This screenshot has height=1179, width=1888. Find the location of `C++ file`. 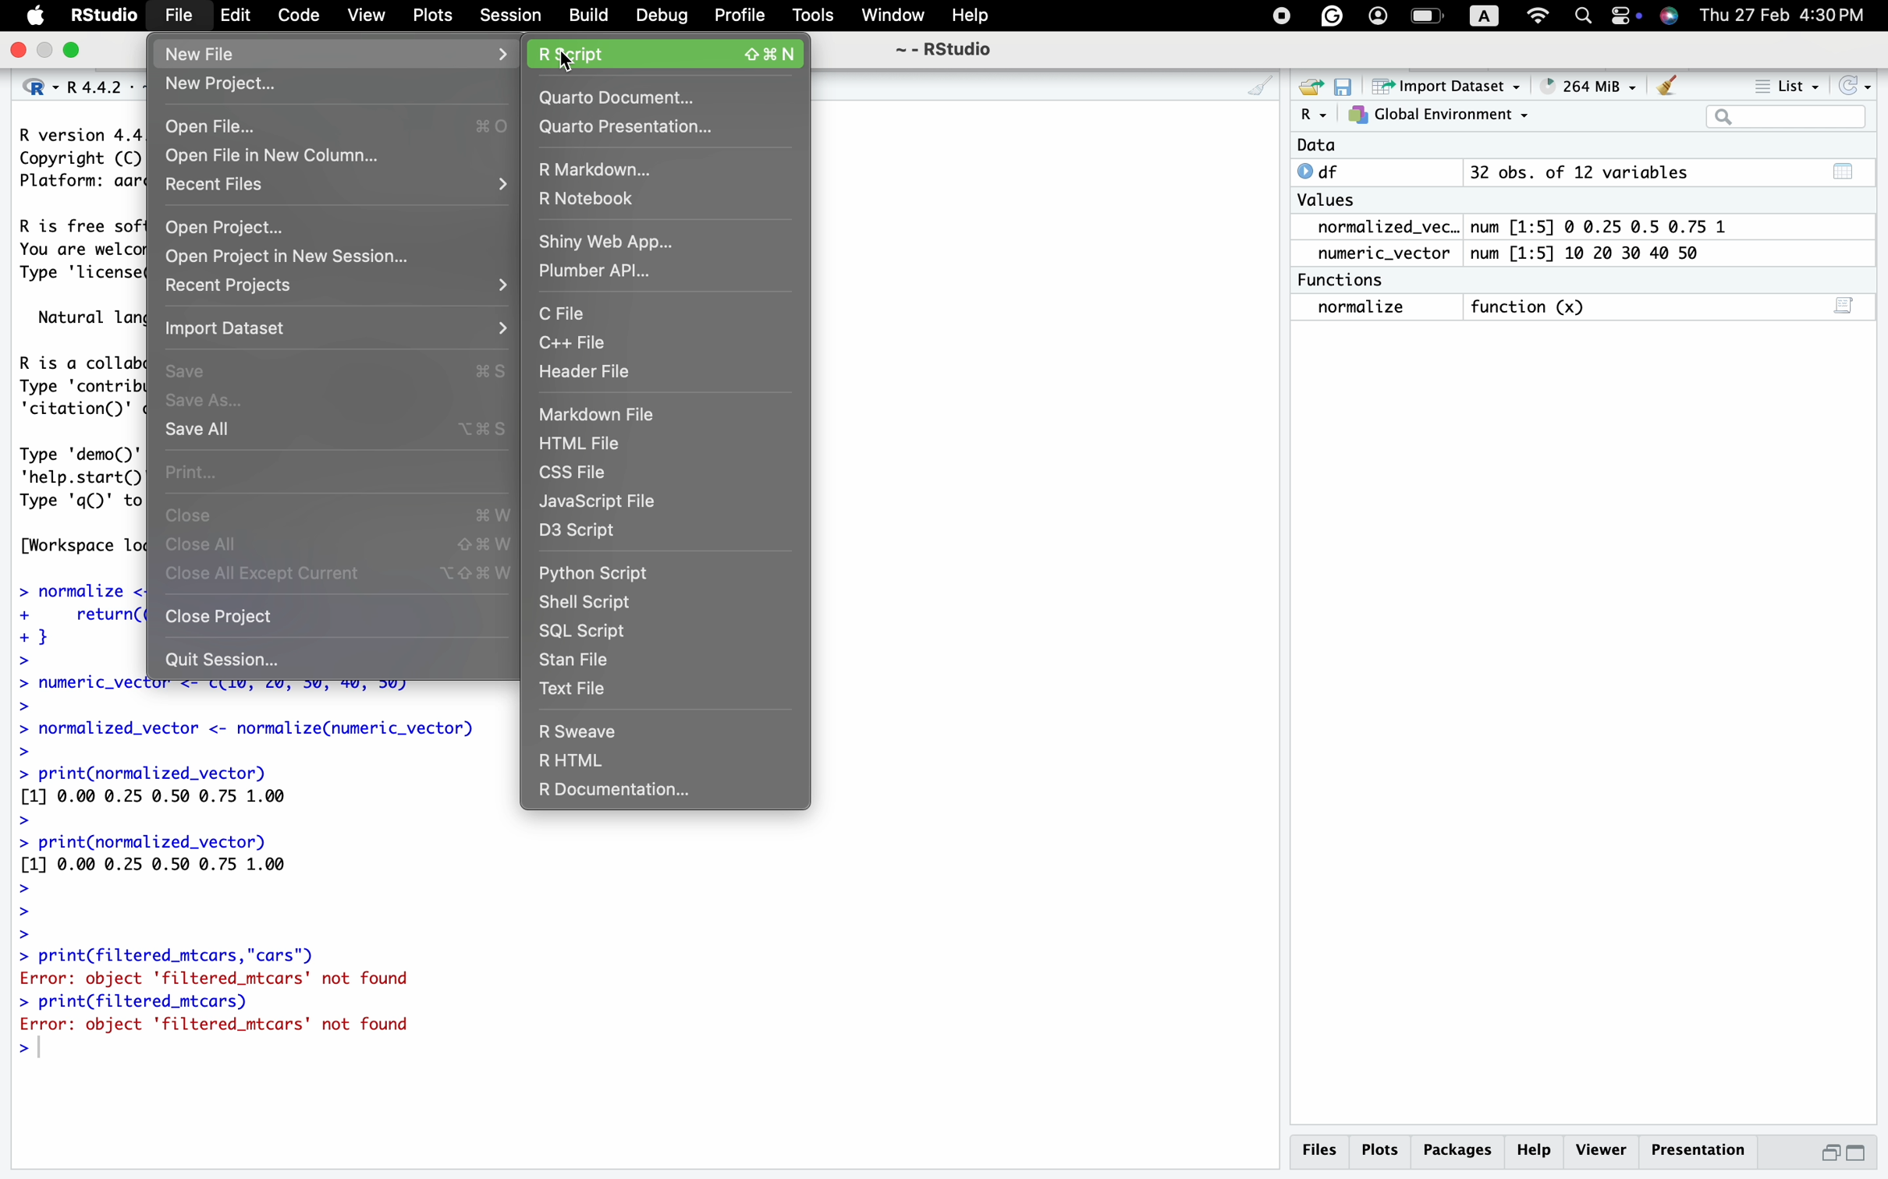

C++ file is located at coordinates (657, 345).